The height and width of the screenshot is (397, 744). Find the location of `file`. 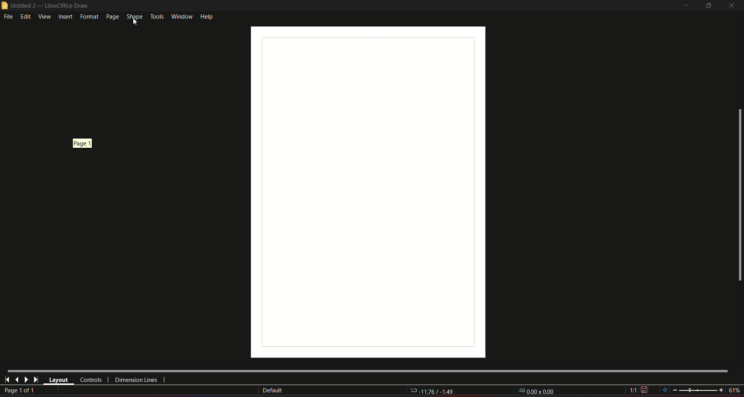

file is located at coordinates (9, 17).